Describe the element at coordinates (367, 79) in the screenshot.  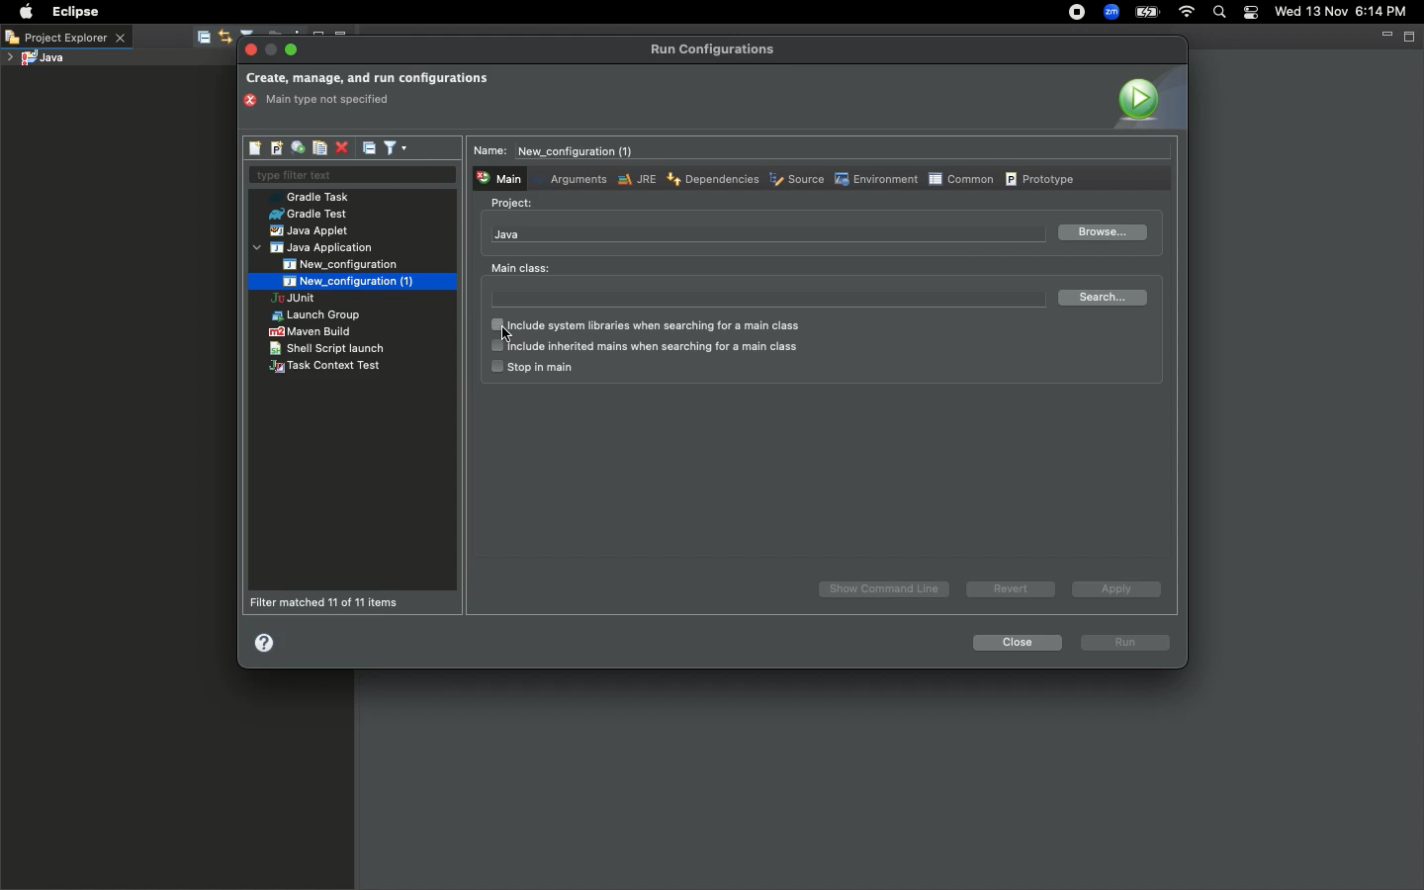
I see `Create manage and run configurations` at that location.